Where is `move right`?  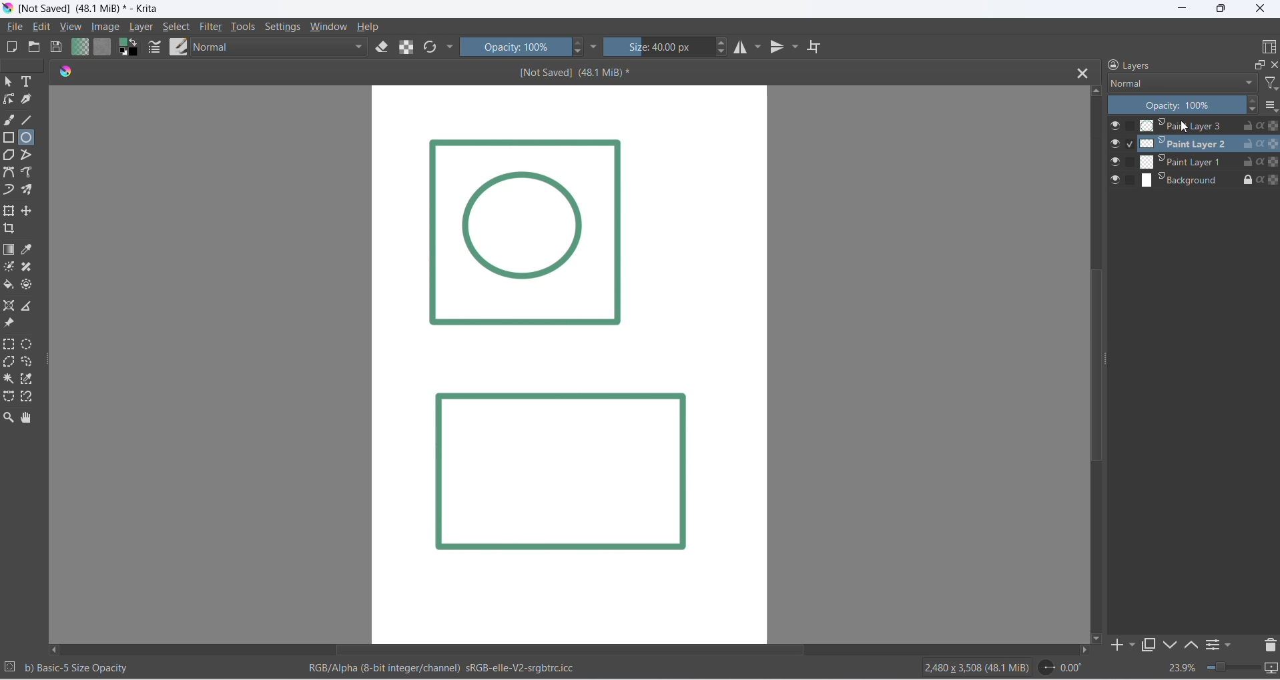 move right is located at coordinates (1083, 651).